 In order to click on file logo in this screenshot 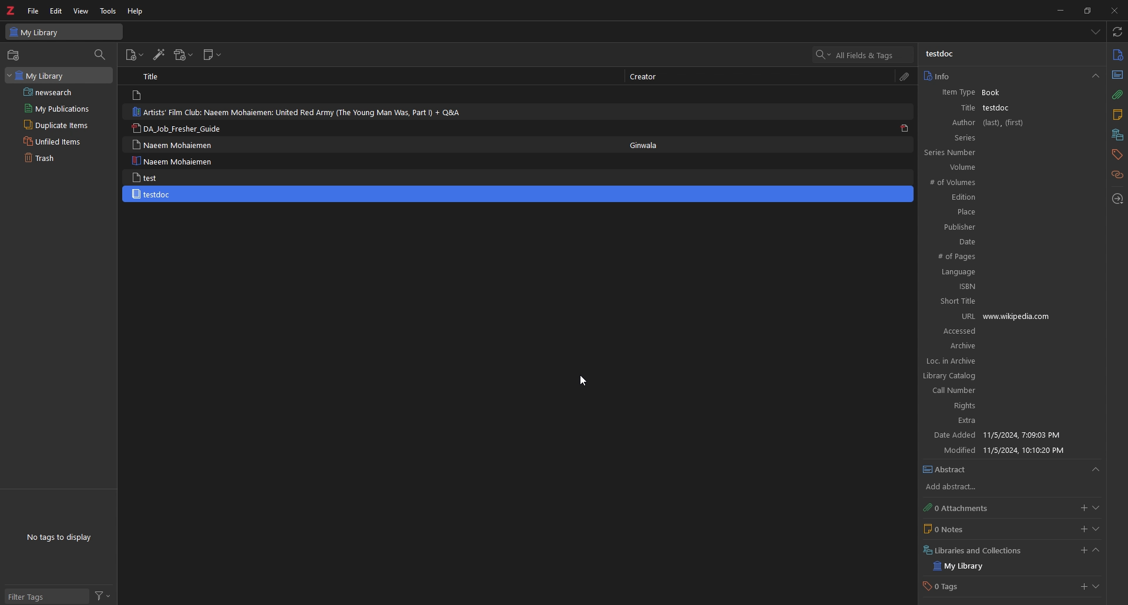, I will do `click(138, 95)`.